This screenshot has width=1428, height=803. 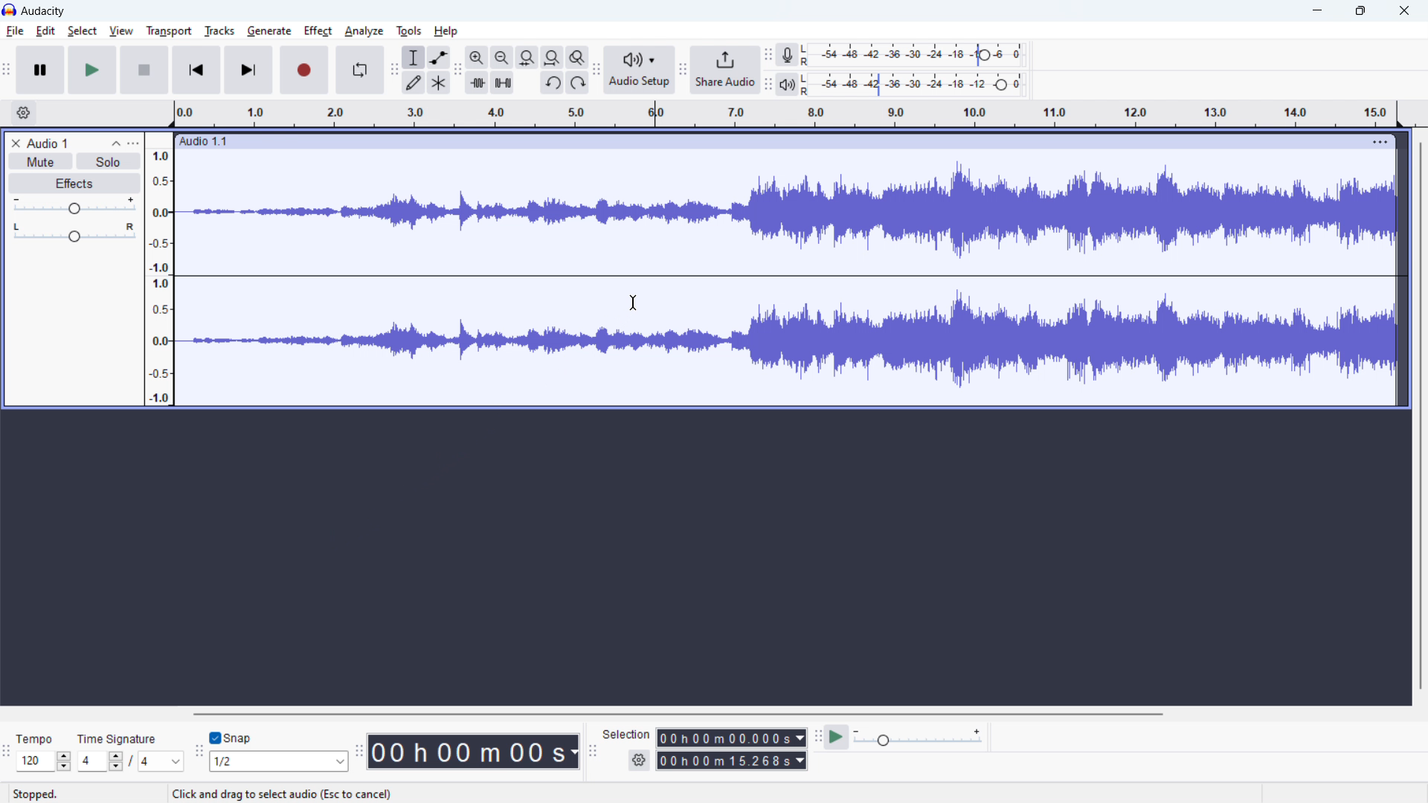 What do you see at coordinates (1316, 10) in the screenshot?
I see `minimize` at bounding box center [1316, 10].